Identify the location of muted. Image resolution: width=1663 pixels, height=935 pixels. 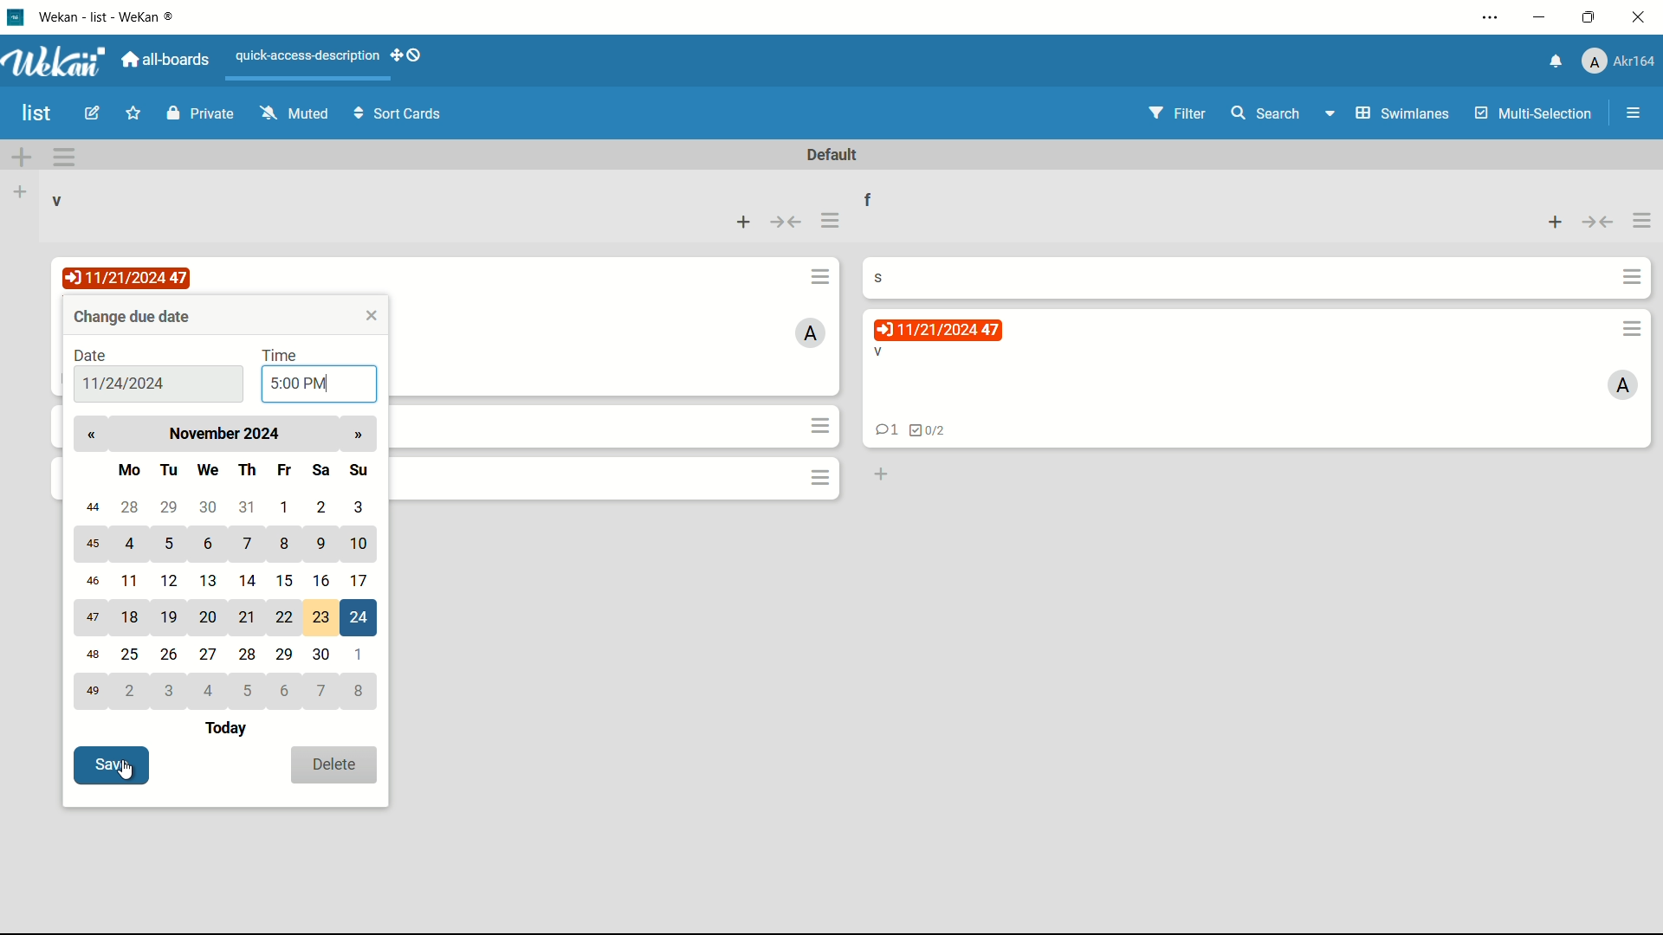
(294, 114).